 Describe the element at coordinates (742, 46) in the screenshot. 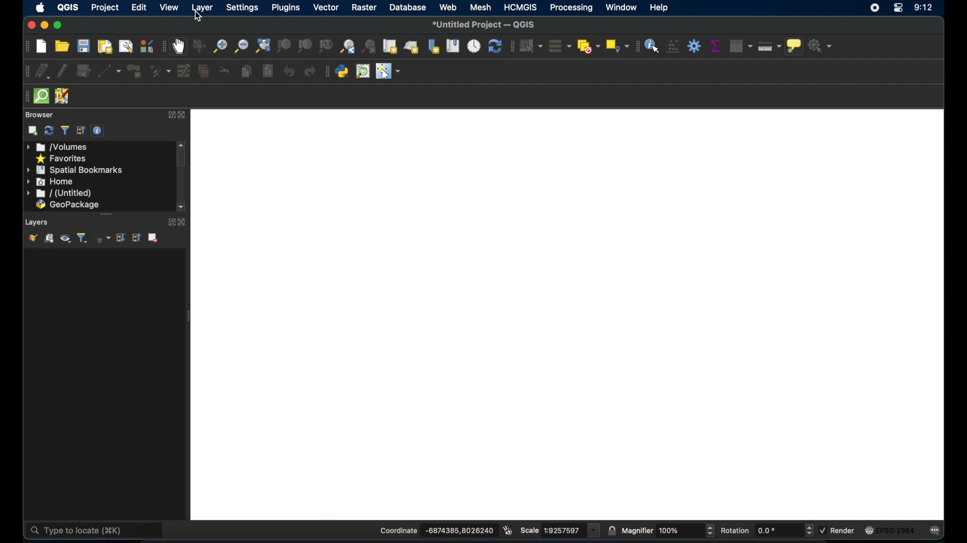

I see `open attribute table` at that location.